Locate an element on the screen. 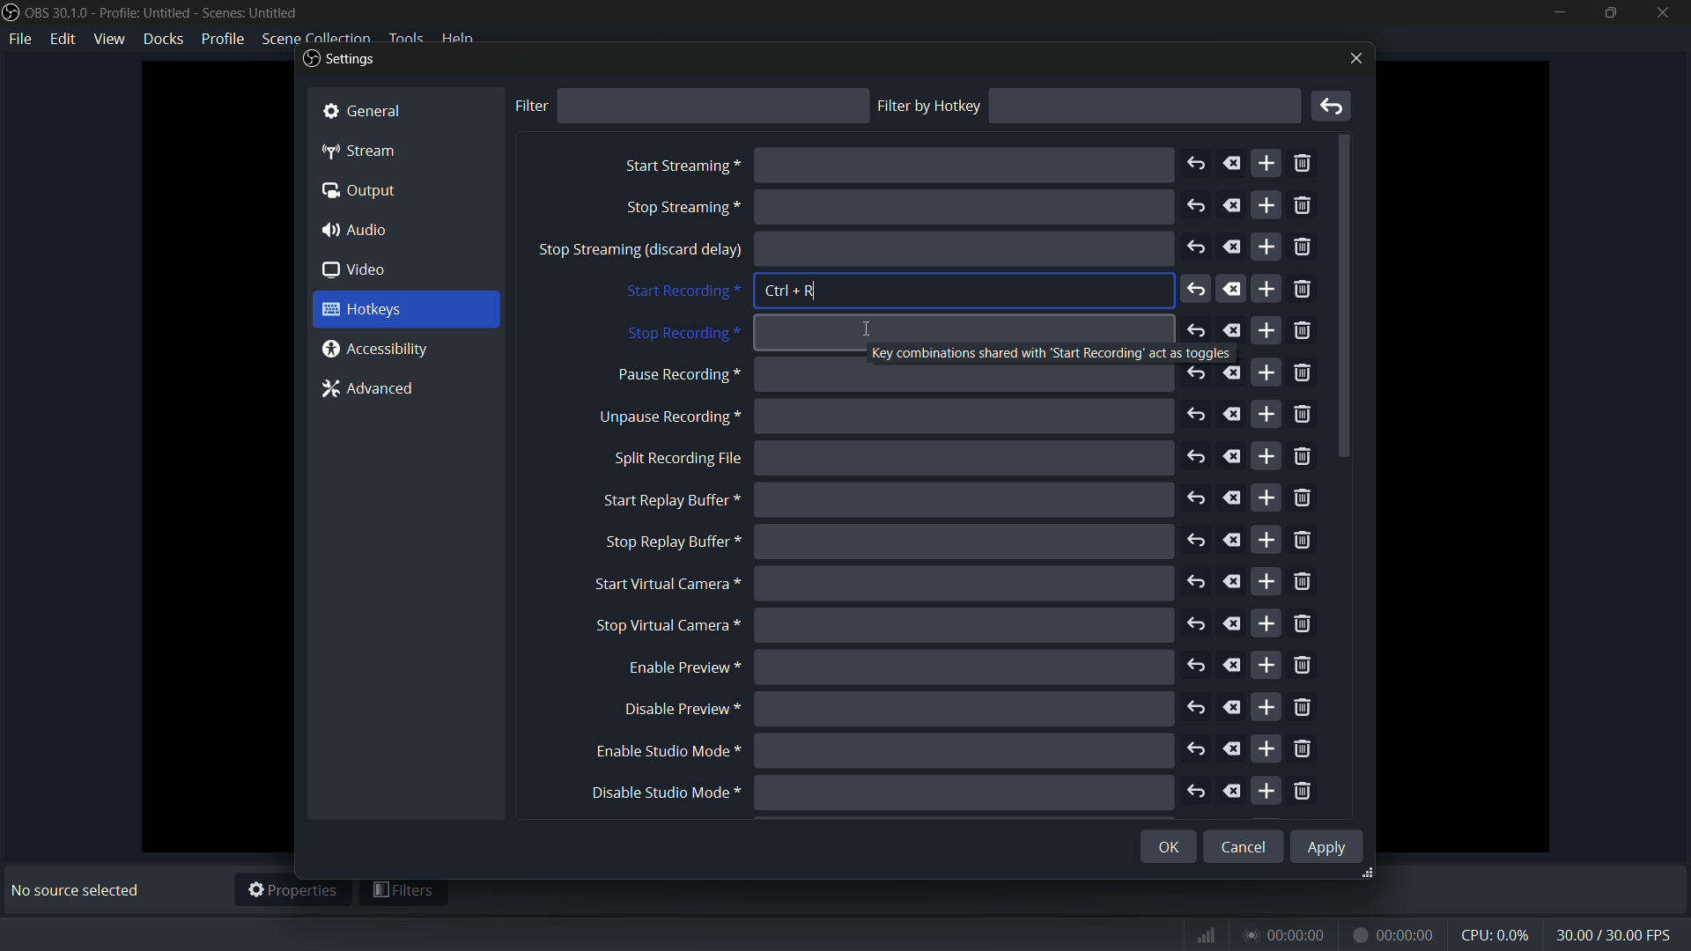 Image resolution: width=1691 pixels, height=951 pixels. filters is located at coordinates (404, 893).